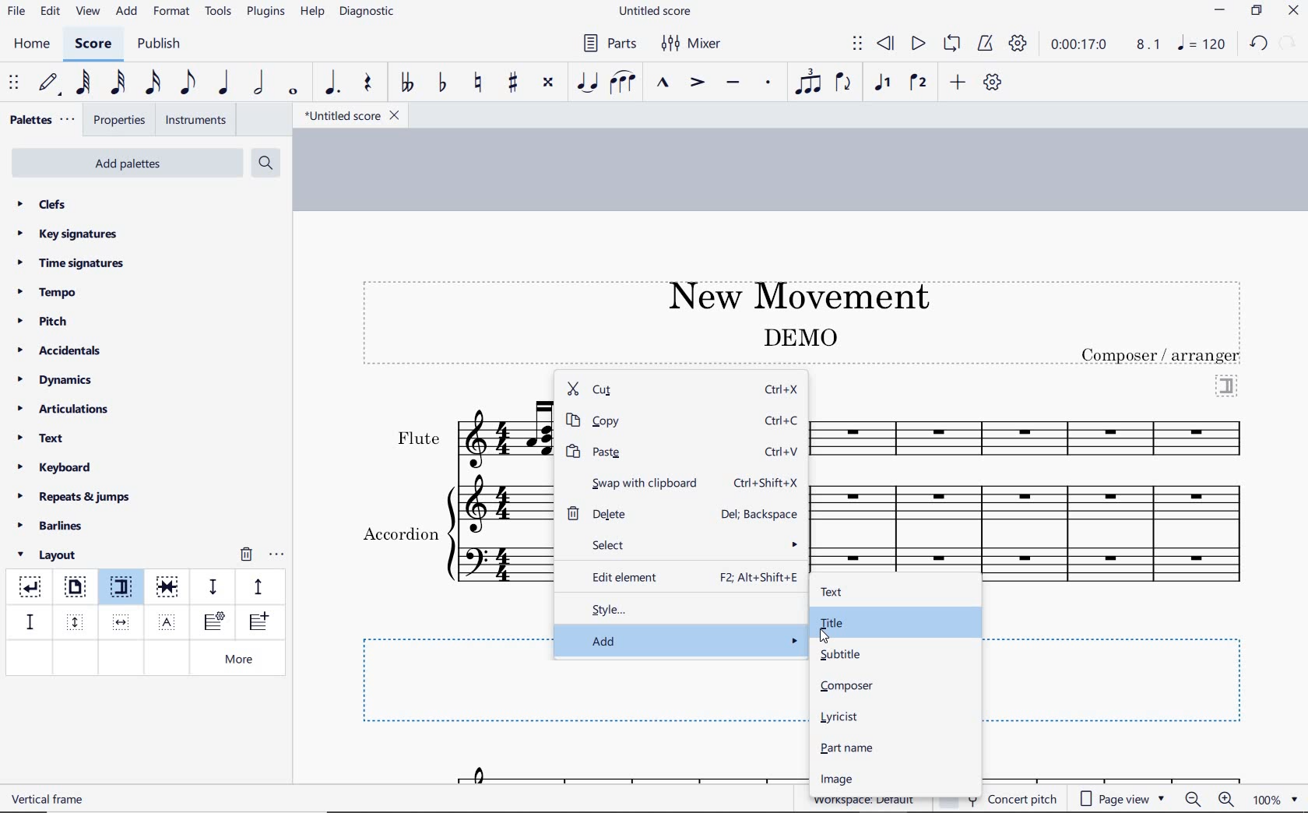  I want to click on style, so click(682, 607).